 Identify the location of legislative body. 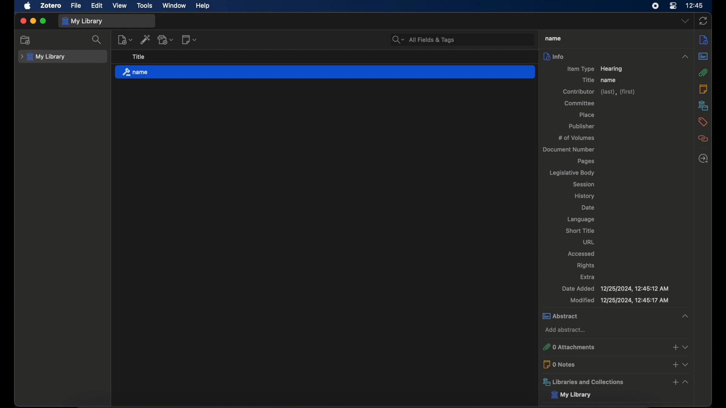
(571, 173).